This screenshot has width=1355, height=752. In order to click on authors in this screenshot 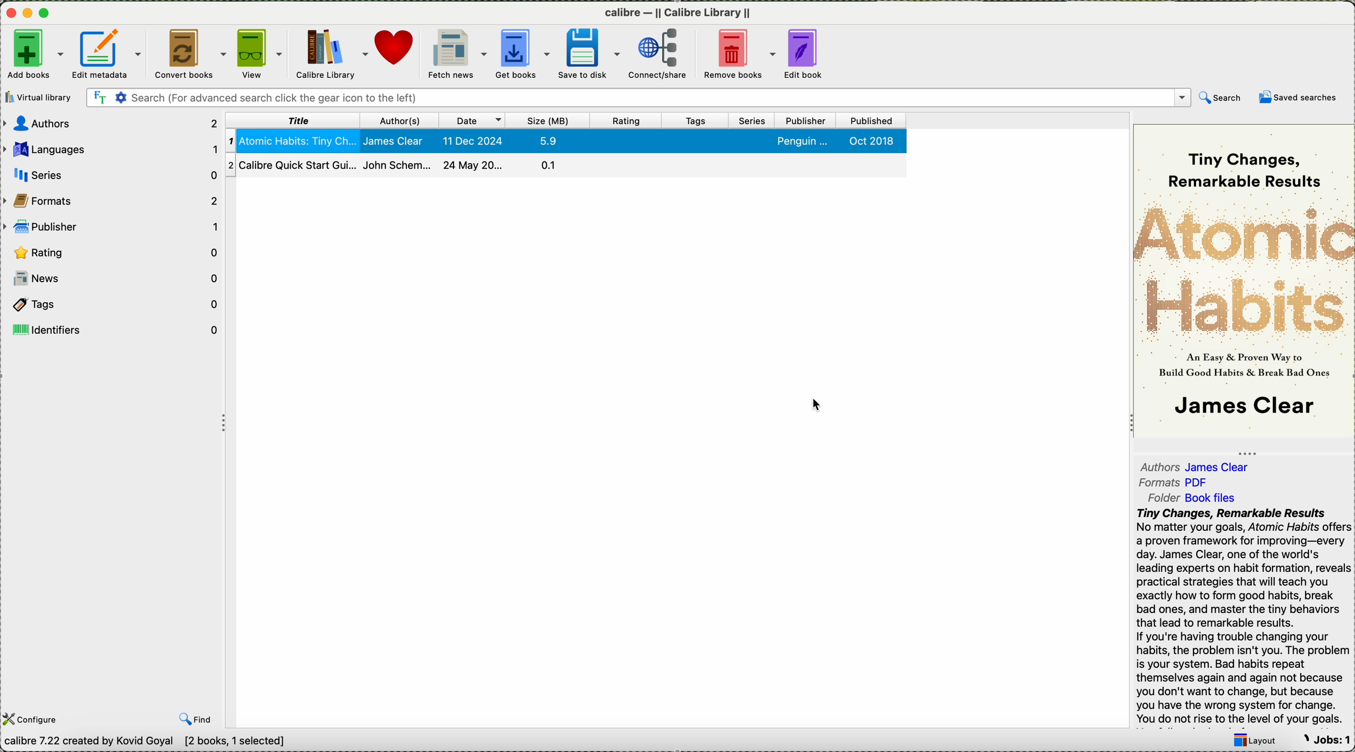, I will do `click(1198, 465)`.